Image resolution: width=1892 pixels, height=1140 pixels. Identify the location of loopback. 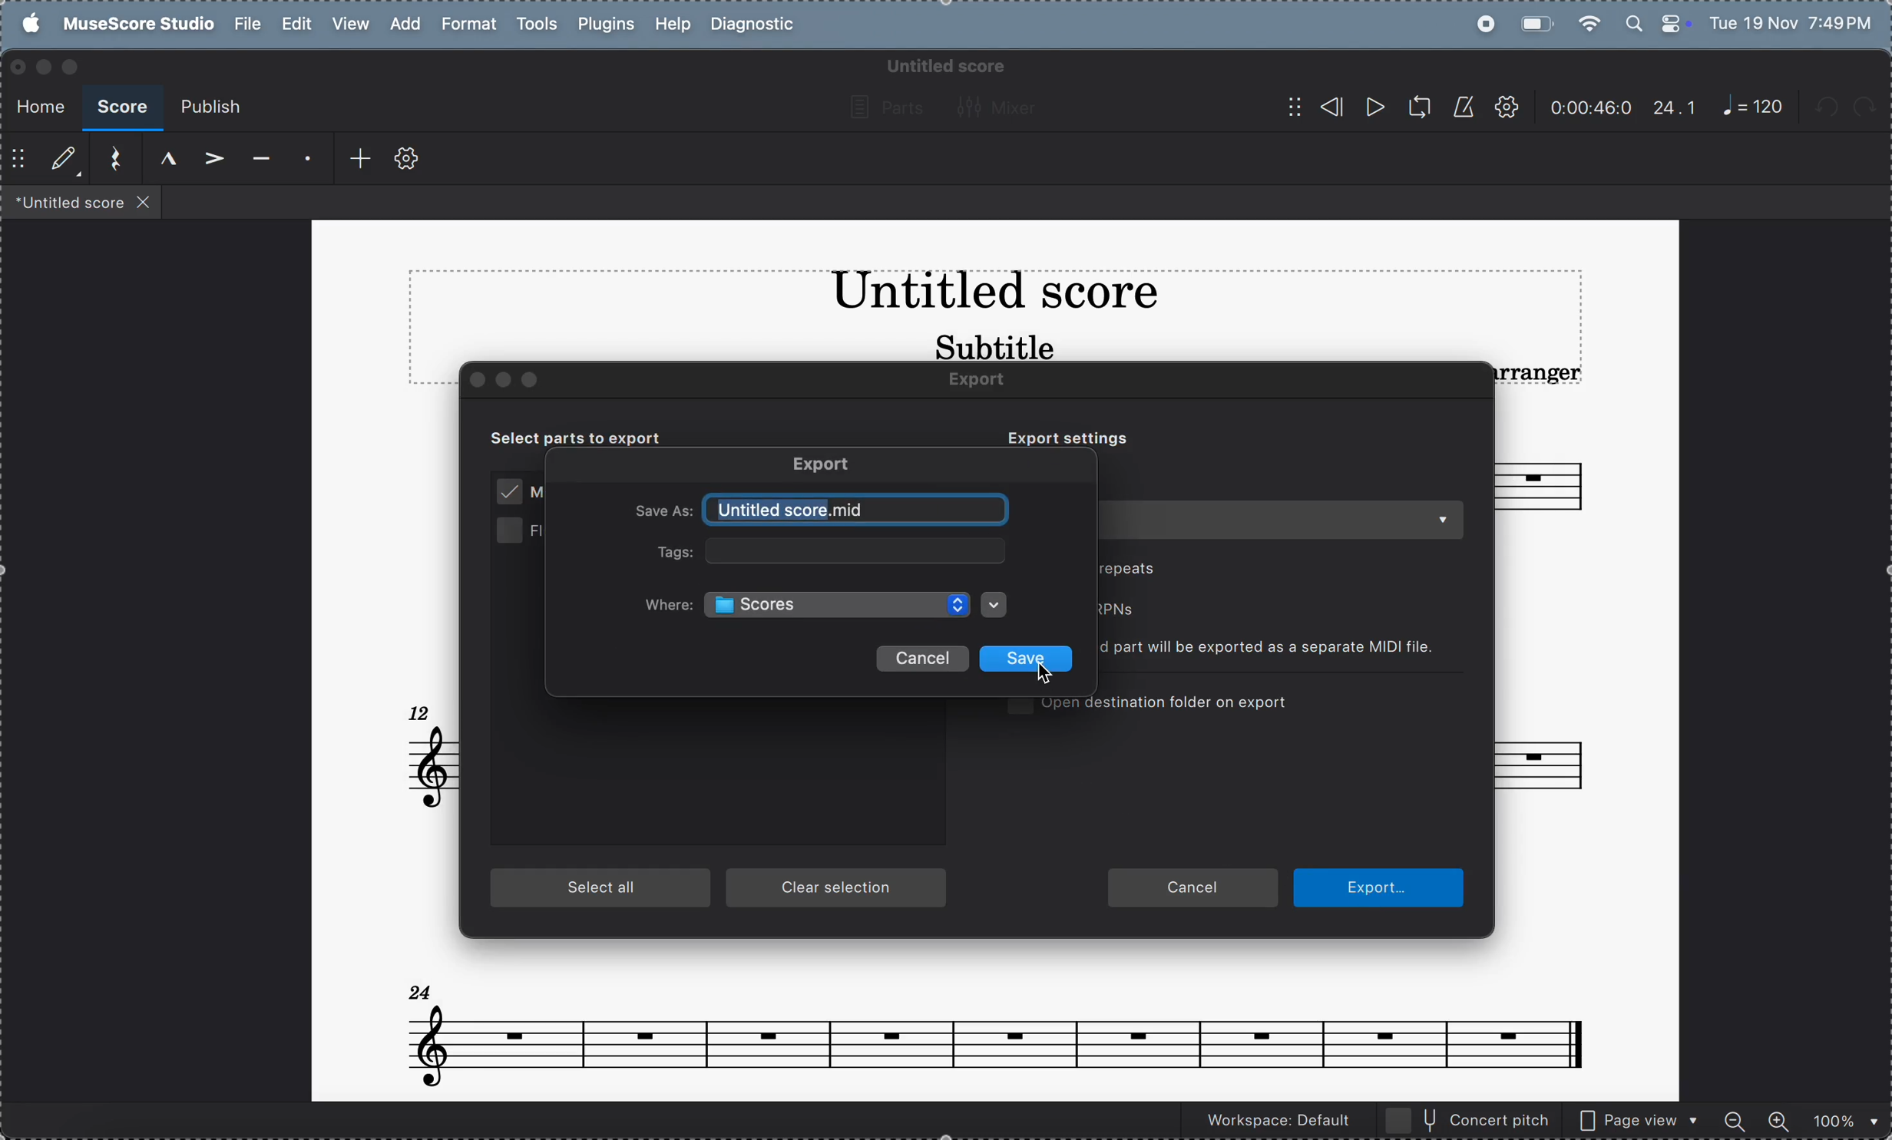
(1414, 107).